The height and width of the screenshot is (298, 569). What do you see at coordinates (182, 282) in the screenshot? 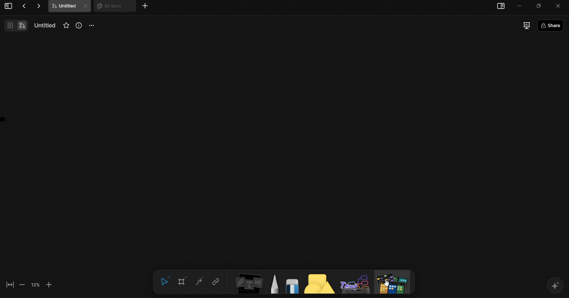
I see `Grid tool` at bounding box center [182, 282].